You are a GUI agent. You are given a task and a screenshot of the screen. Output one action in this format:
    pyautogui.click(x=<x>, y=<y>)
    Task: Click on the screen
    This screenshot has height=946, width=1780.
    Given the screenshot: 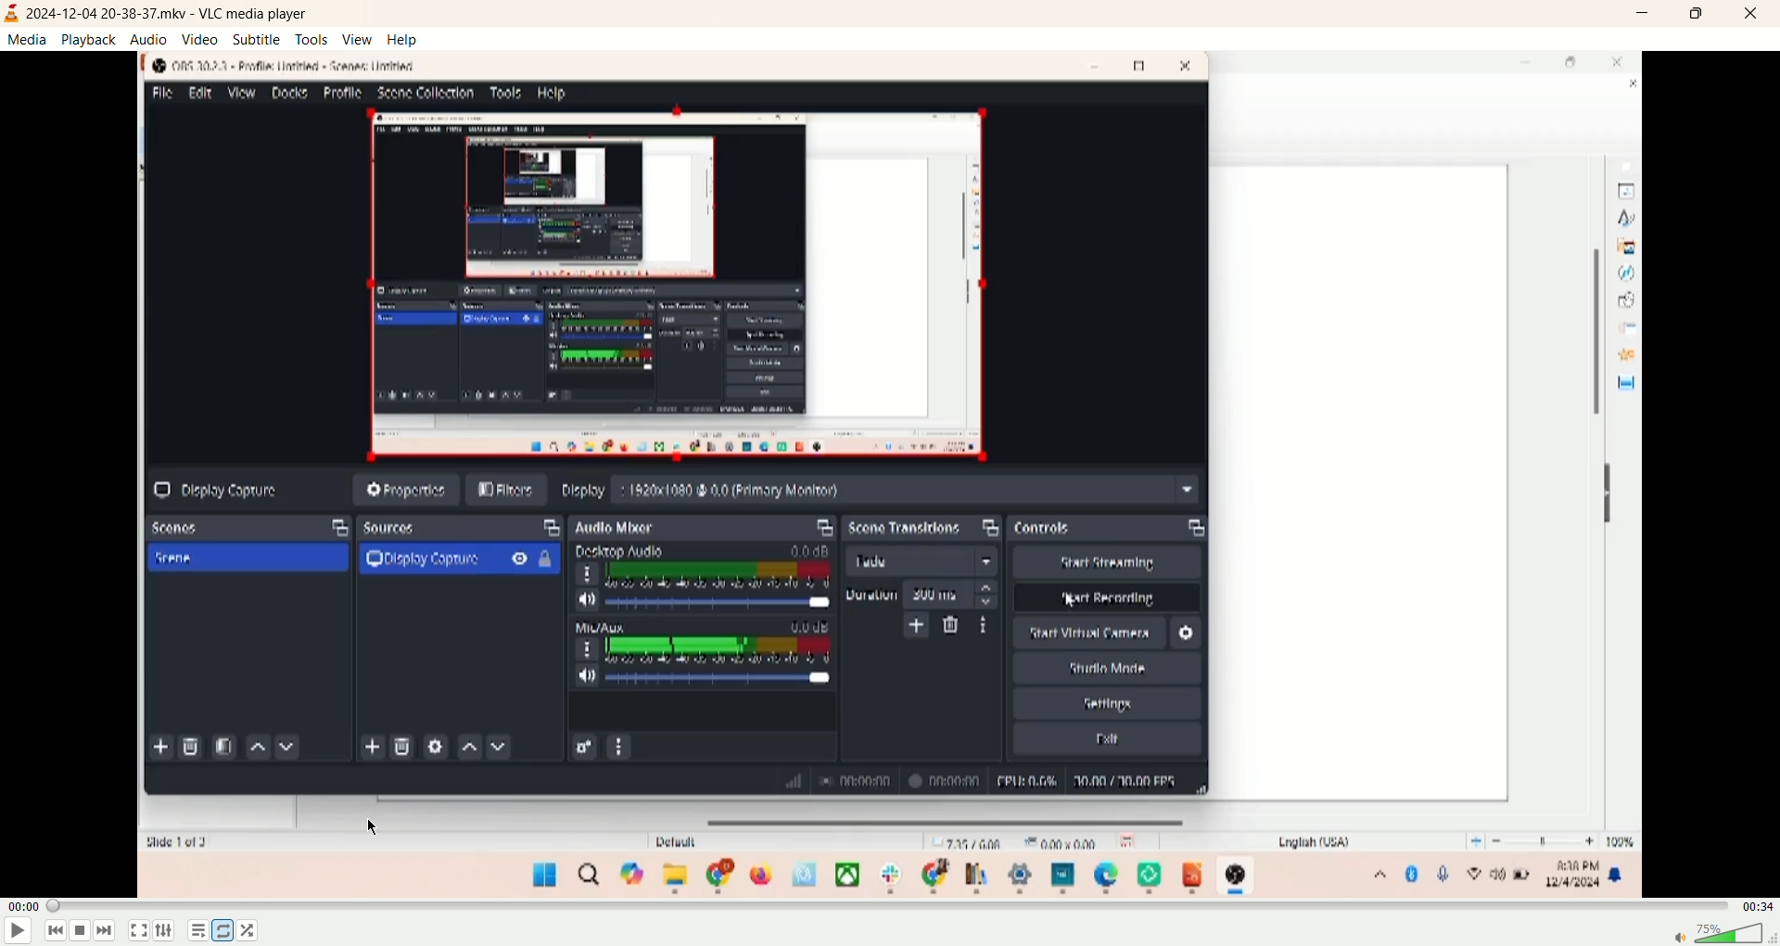 What is the action you would take?
    pyautogui.click(x=891, y=475)
    